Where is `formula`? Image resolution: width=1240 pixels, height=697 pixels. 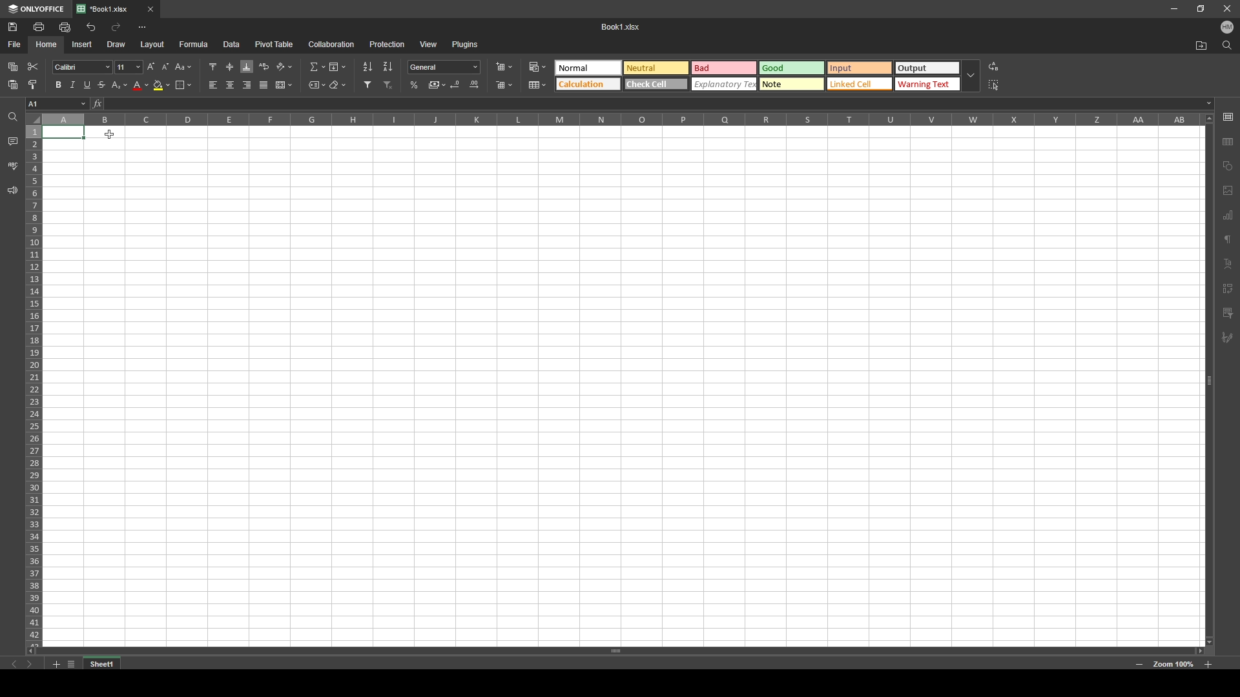
formula is located at coordinates (194, 45).